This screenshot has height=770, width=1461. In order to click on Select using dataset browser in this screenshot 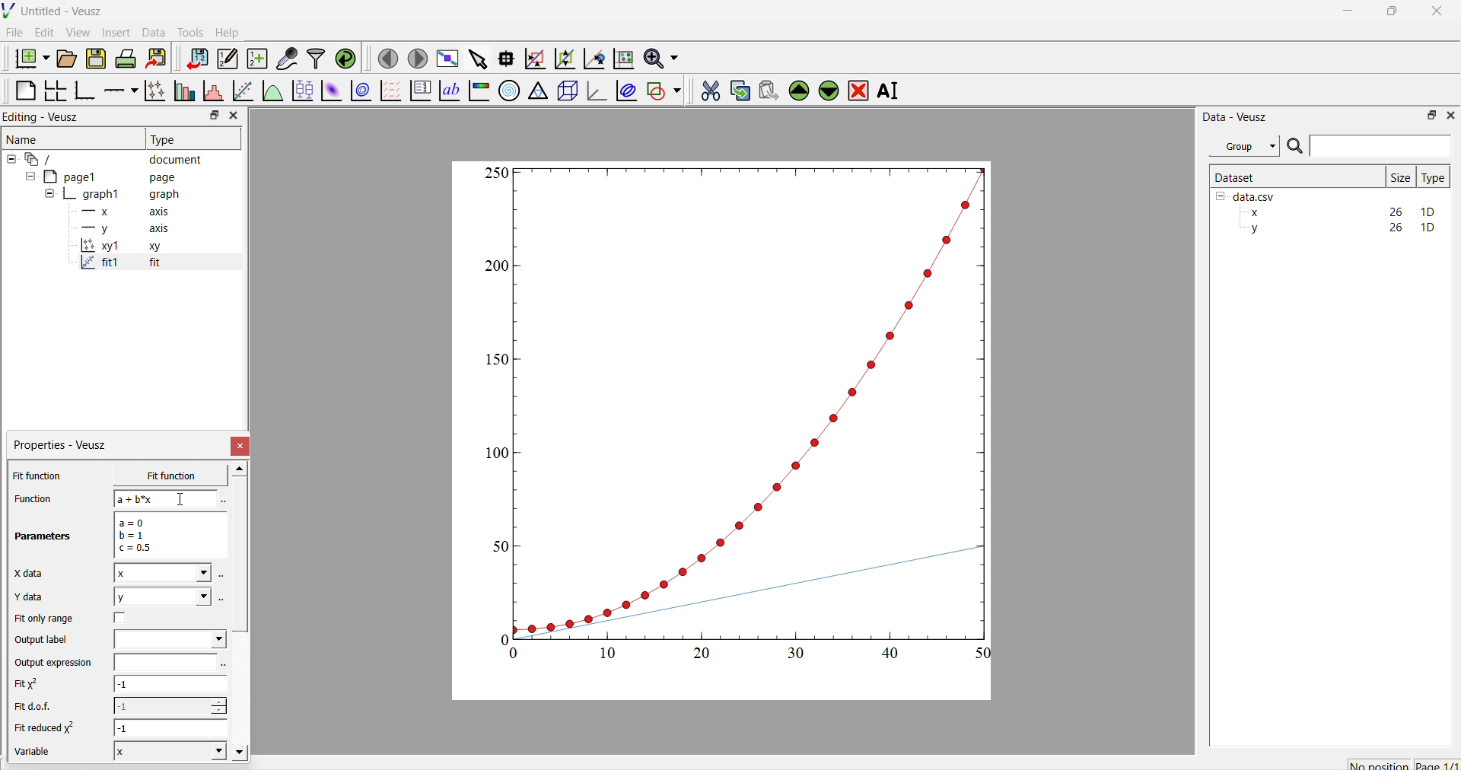, I will do `click(222, 598)`.